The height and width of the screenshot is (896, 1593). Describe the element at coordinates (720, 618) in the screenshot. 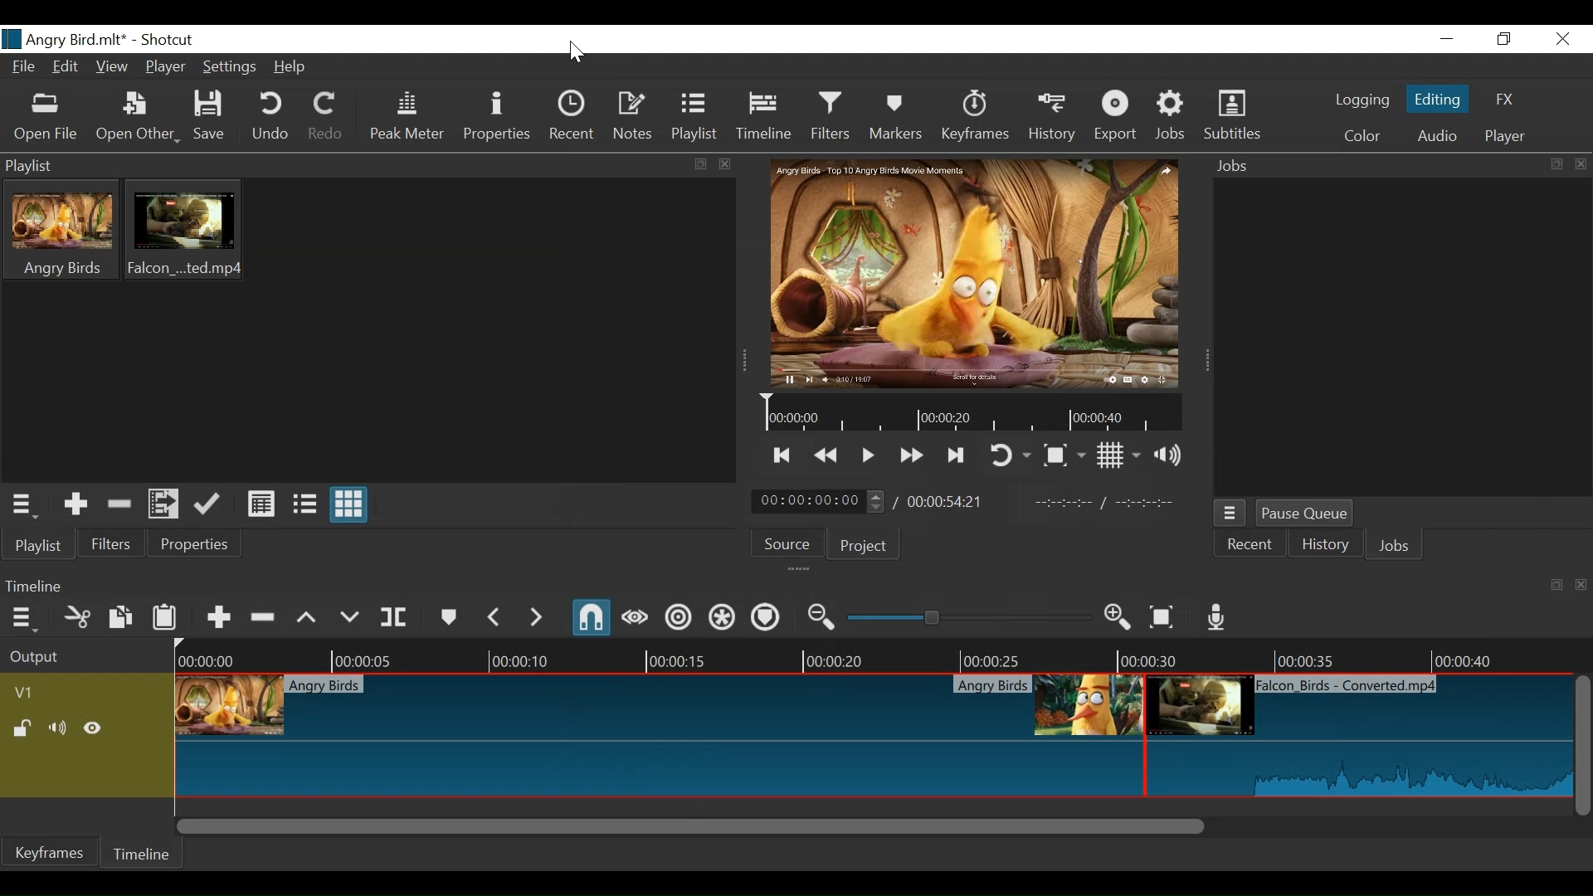

I see `Ripple all tracks` at that location.